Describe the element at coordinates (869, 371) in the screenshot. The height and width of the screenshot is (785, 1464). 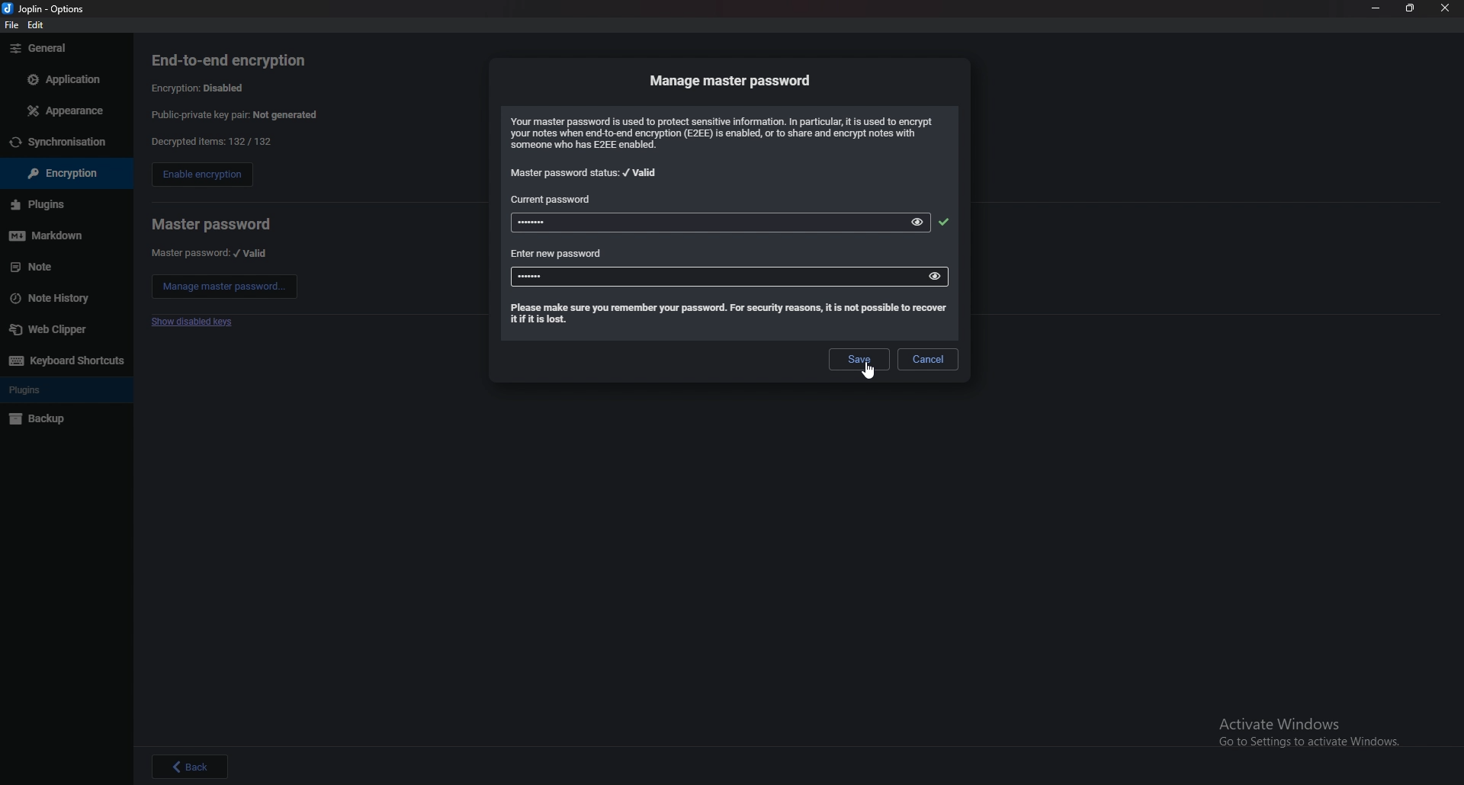
I see `cursor` at that location.